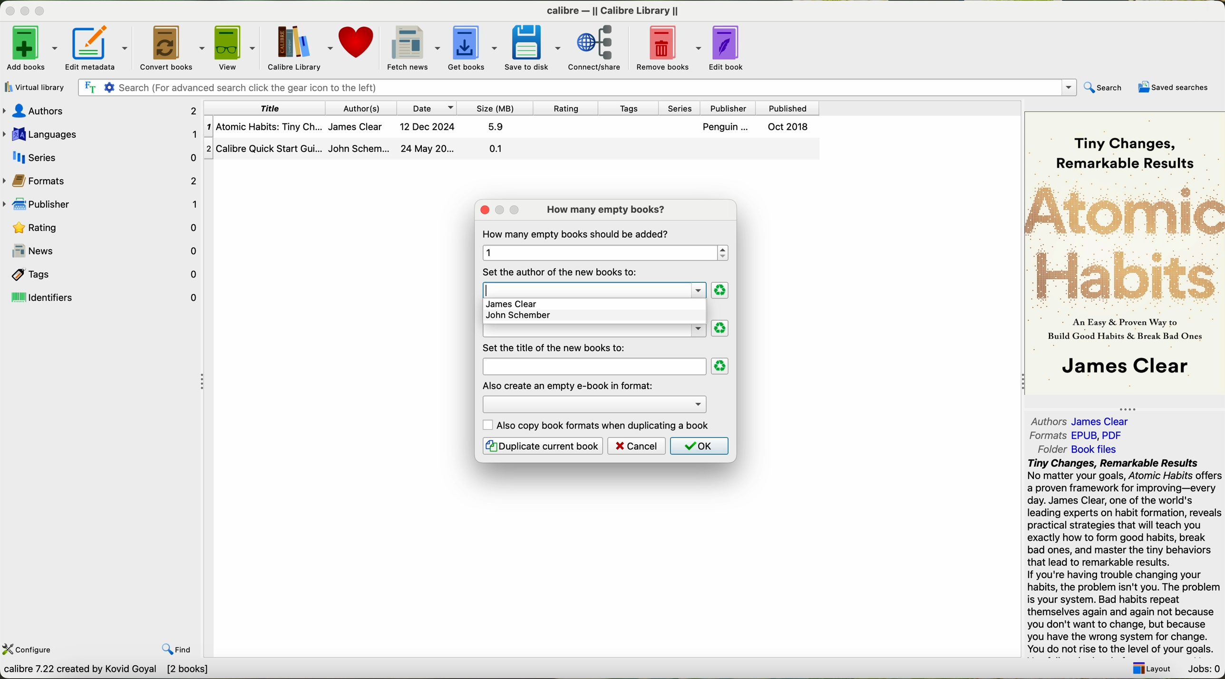 This screenshot has width=1225, height=679. What do you see at coordinates (597, 48) in the screenshot?
I see `connect/share` at bounding box center [597, 48].